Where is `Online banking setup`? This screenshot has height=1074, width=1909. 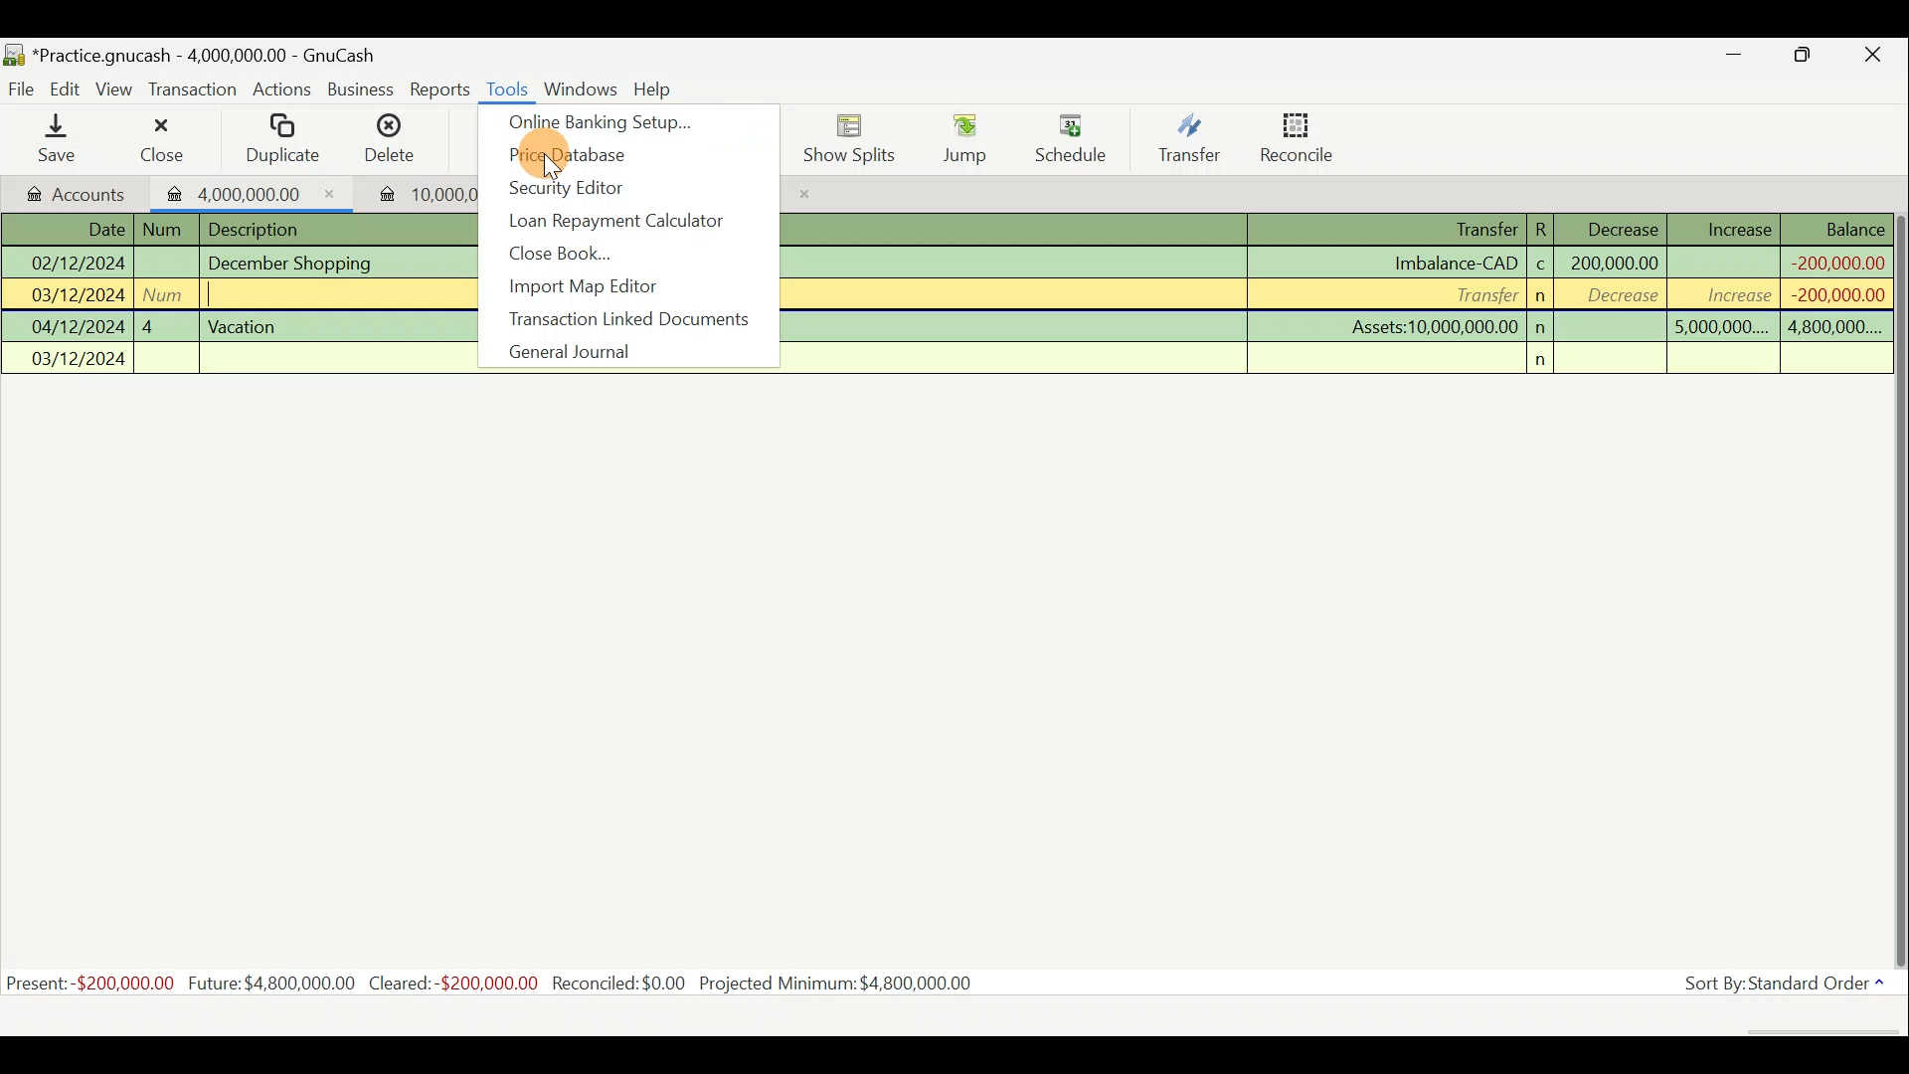 Online banking setup is located at coordinates (605, 122).